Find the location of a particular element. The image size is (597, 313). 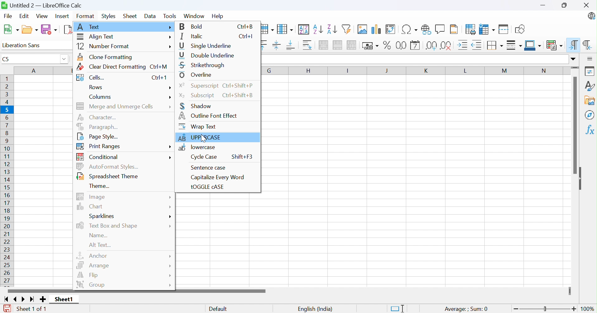

Cycle case is located at coordinates (203, 157).